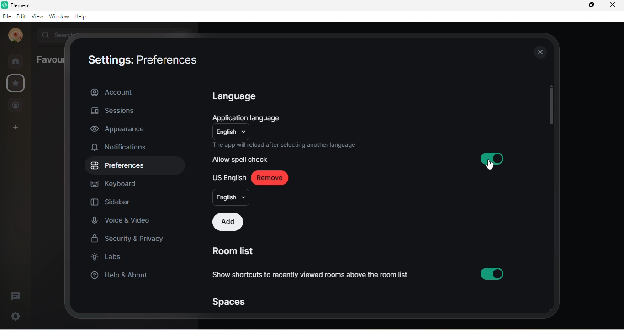 The width and height of the screenshot is (624, 330). What do you see at coordinates (539, 50) in the screenshot?
I see `close` at bounding box center [539, 50].